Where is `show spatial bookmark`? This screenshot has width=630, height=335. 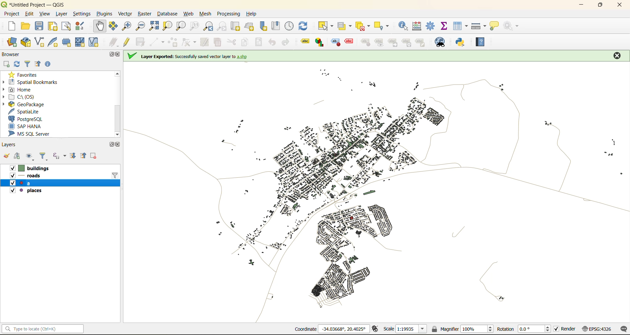
show spatial bookmark is located at coordinates (278, 25).